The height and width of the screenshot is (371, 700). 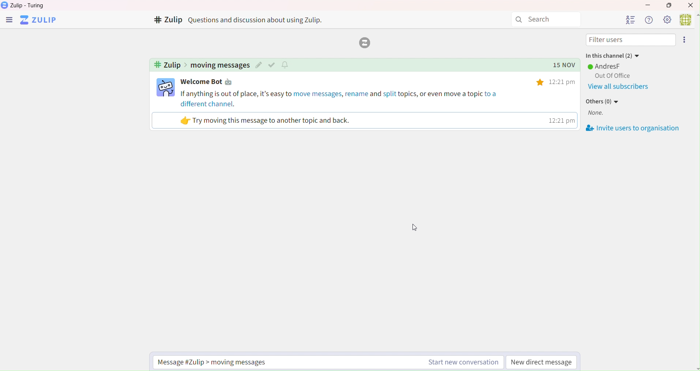 I want to click on Invite users to organization, so click(x=634, y=128).